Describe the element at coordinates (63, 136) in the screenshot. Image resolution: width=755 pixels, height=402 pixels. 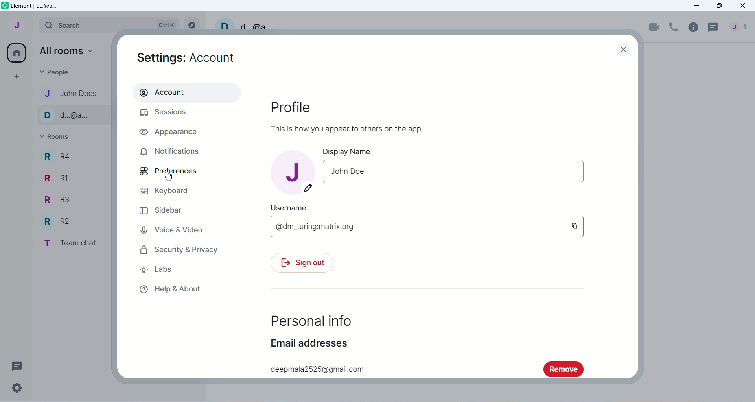
I see `Rooms` at that location.